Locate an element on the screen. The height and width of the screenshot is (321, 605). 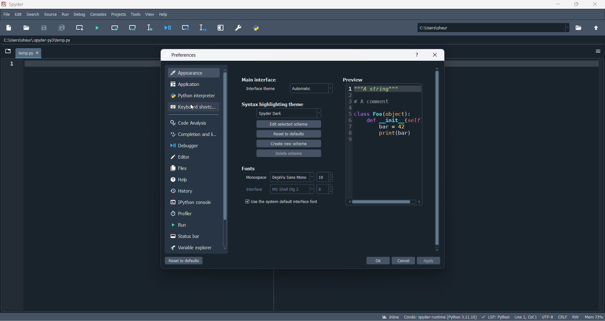
font interface value is located at coordinates (322, 189).